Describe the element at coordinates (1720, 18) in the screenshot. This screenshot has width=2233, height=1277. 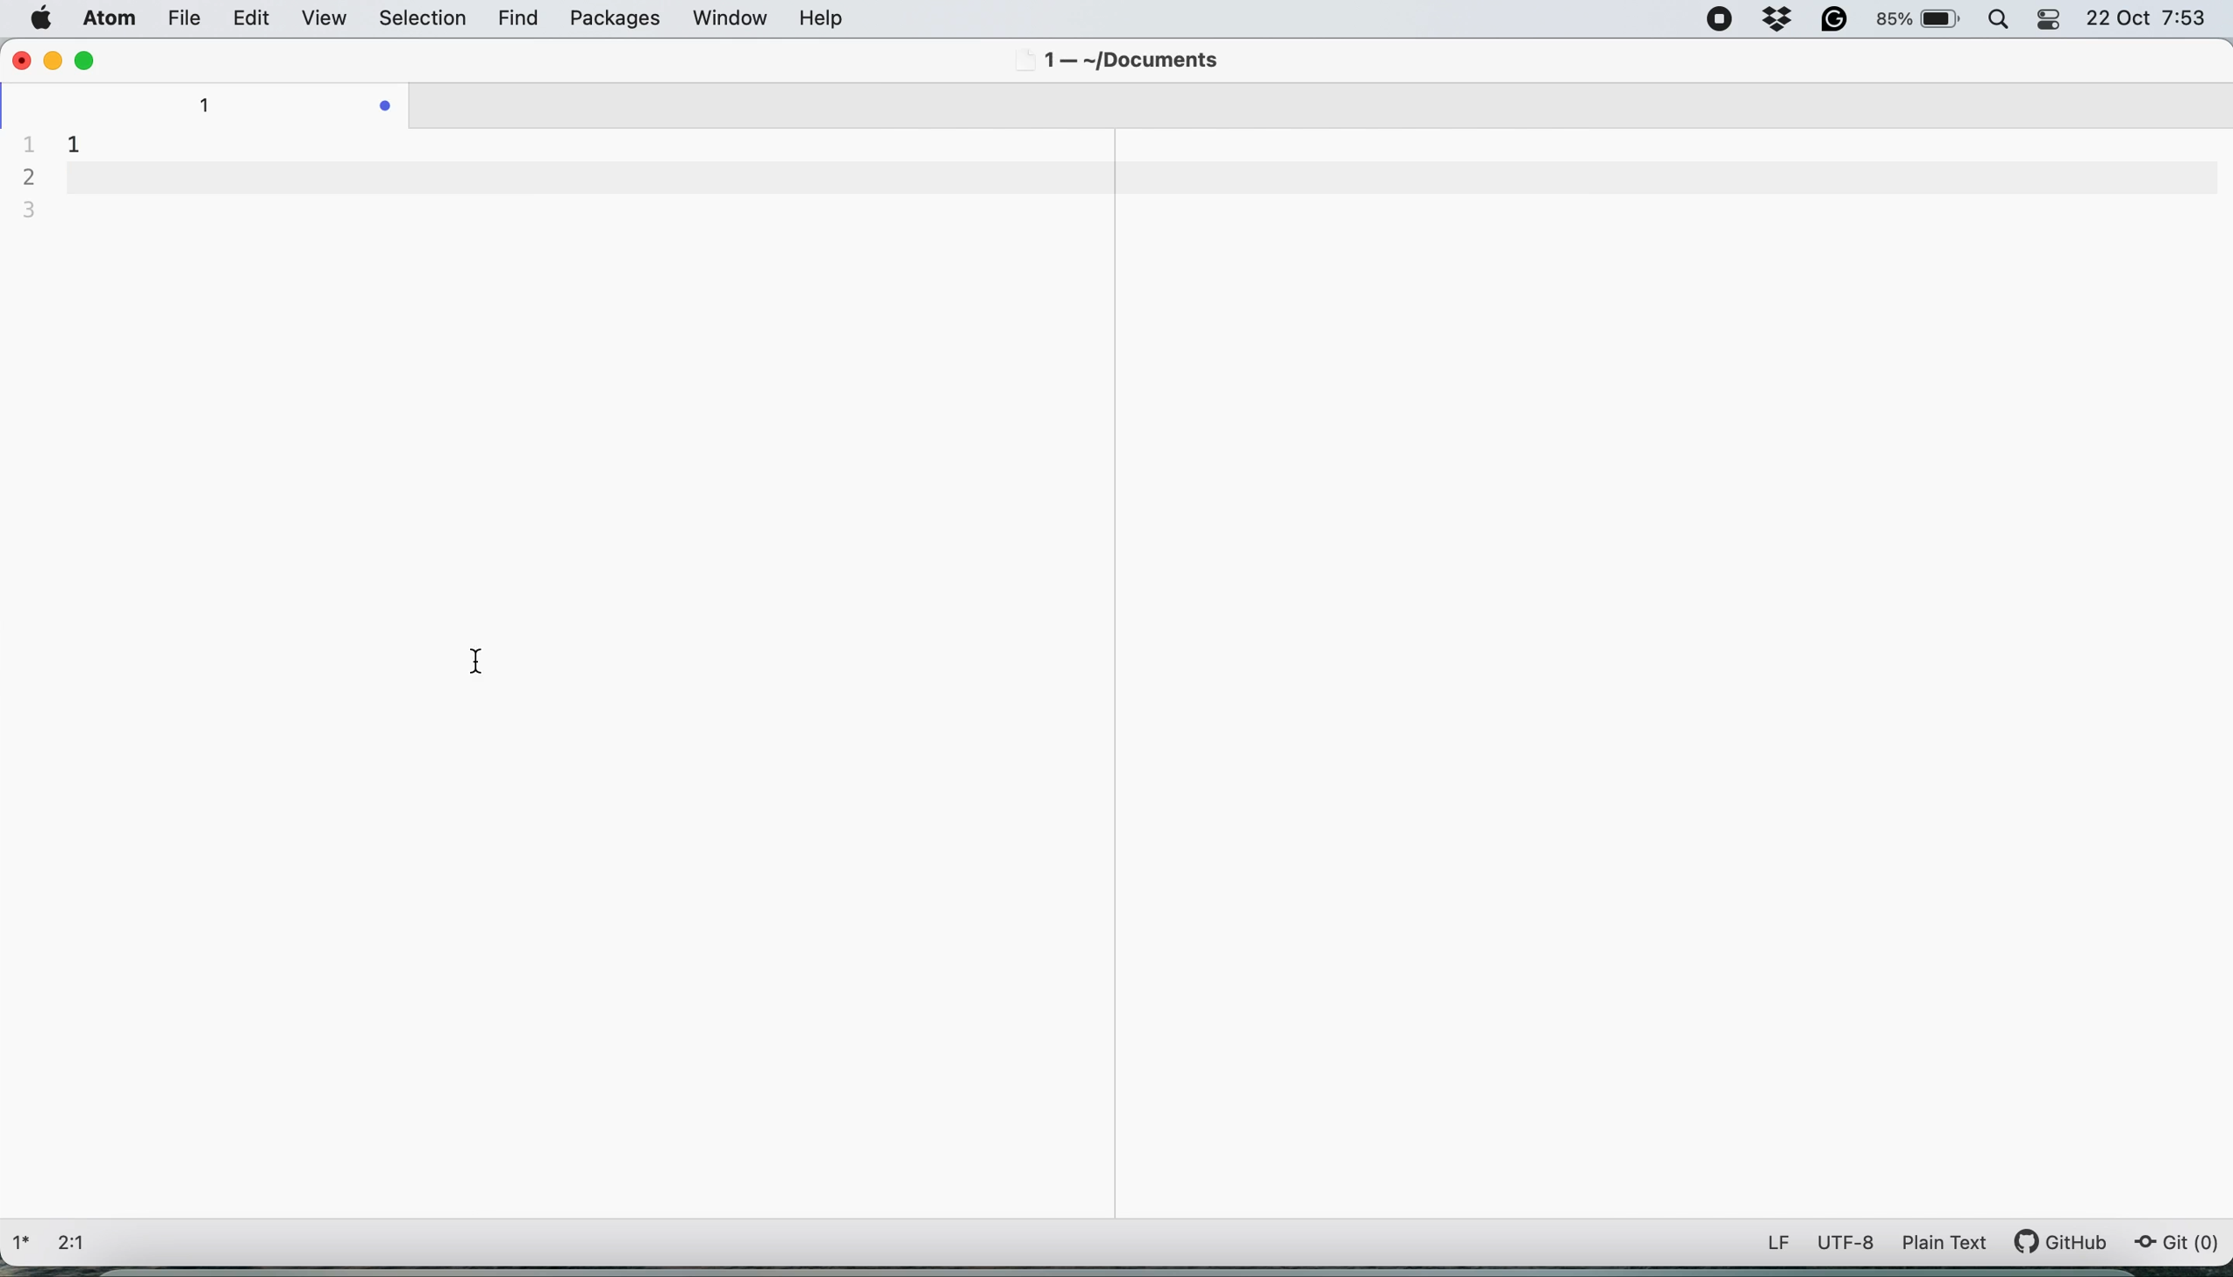
I see `screen recorder` at that location.